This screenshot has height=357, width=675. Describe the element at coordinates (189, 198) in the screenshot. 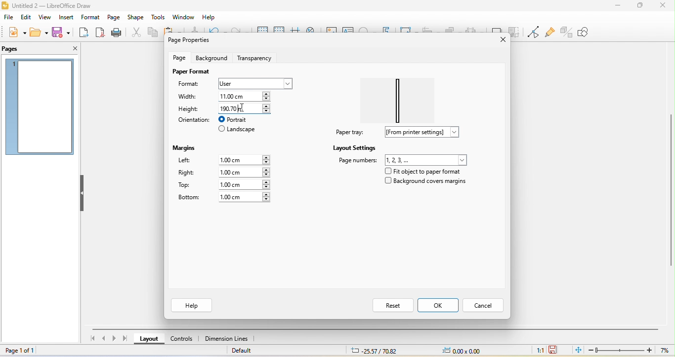

I see `bottom` at that location.